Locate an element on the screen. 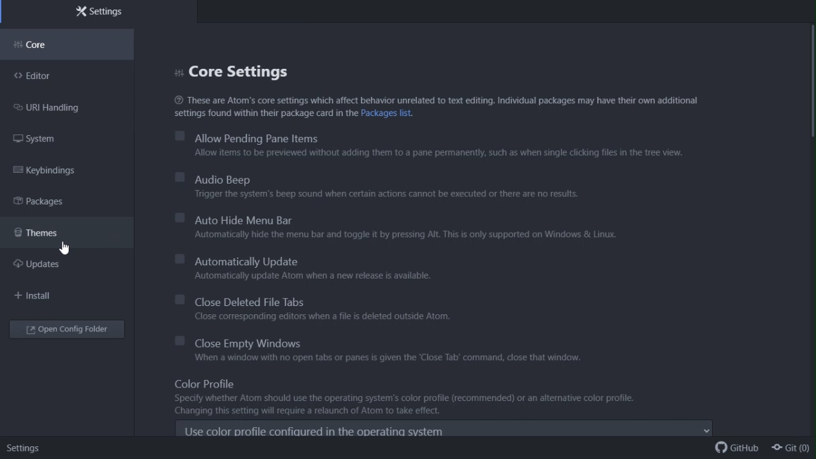 Image resolution: width=816 pixels, height=459 pixels. settings found within their package card in the is located at coordinates (265, 113).